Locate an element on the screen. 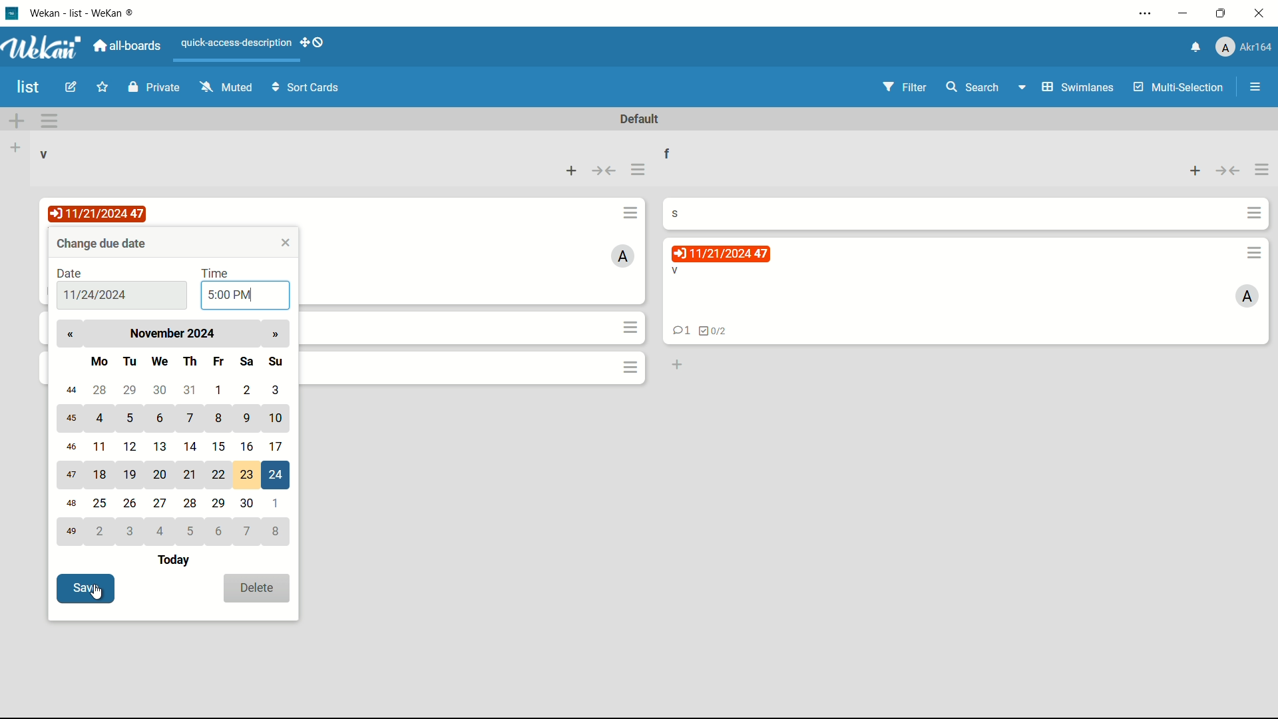  44 is located at coordinates (69, 391).